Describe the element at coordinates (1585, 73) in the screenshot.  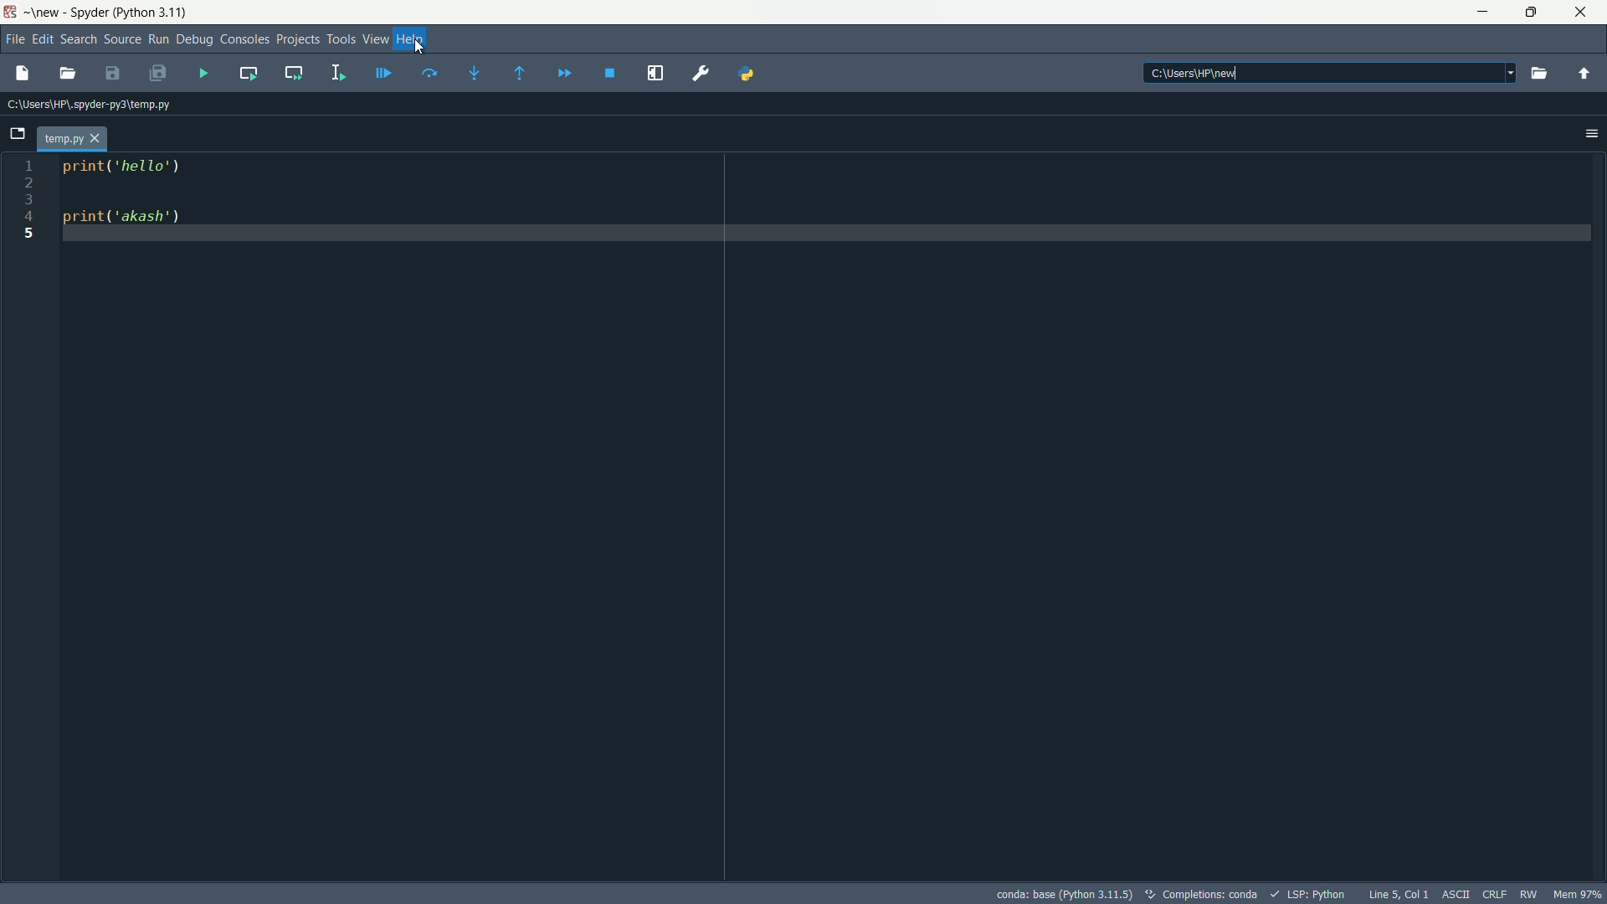
I see `change to parent directory` at that location.